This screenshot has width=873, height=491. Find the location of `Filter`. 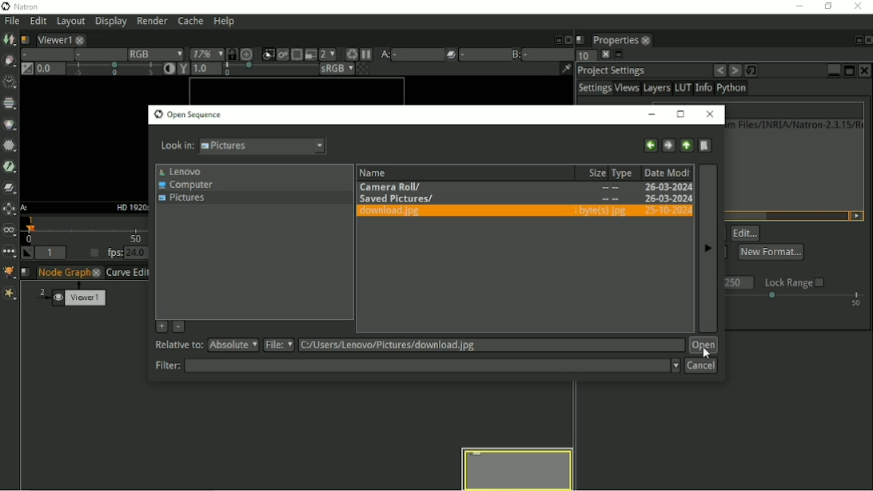

Filter is located at coordinates (9, 145).